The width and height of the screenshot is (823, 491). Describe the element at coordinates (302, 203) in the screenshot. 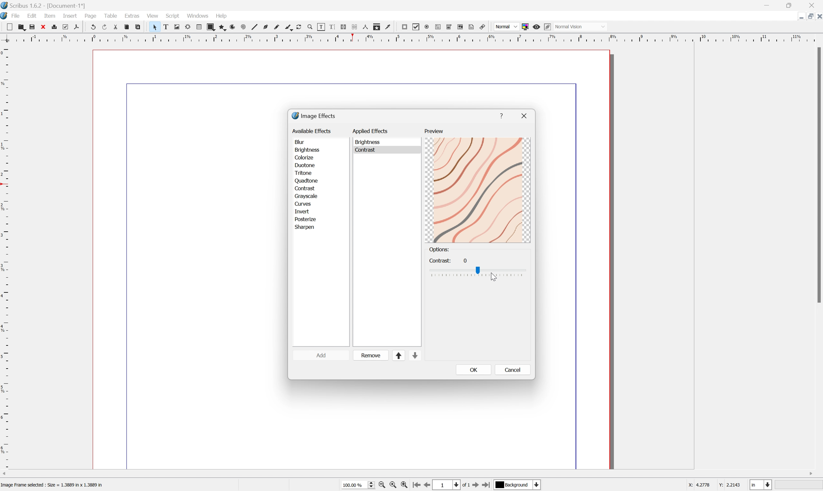

I see `curves` at that location.